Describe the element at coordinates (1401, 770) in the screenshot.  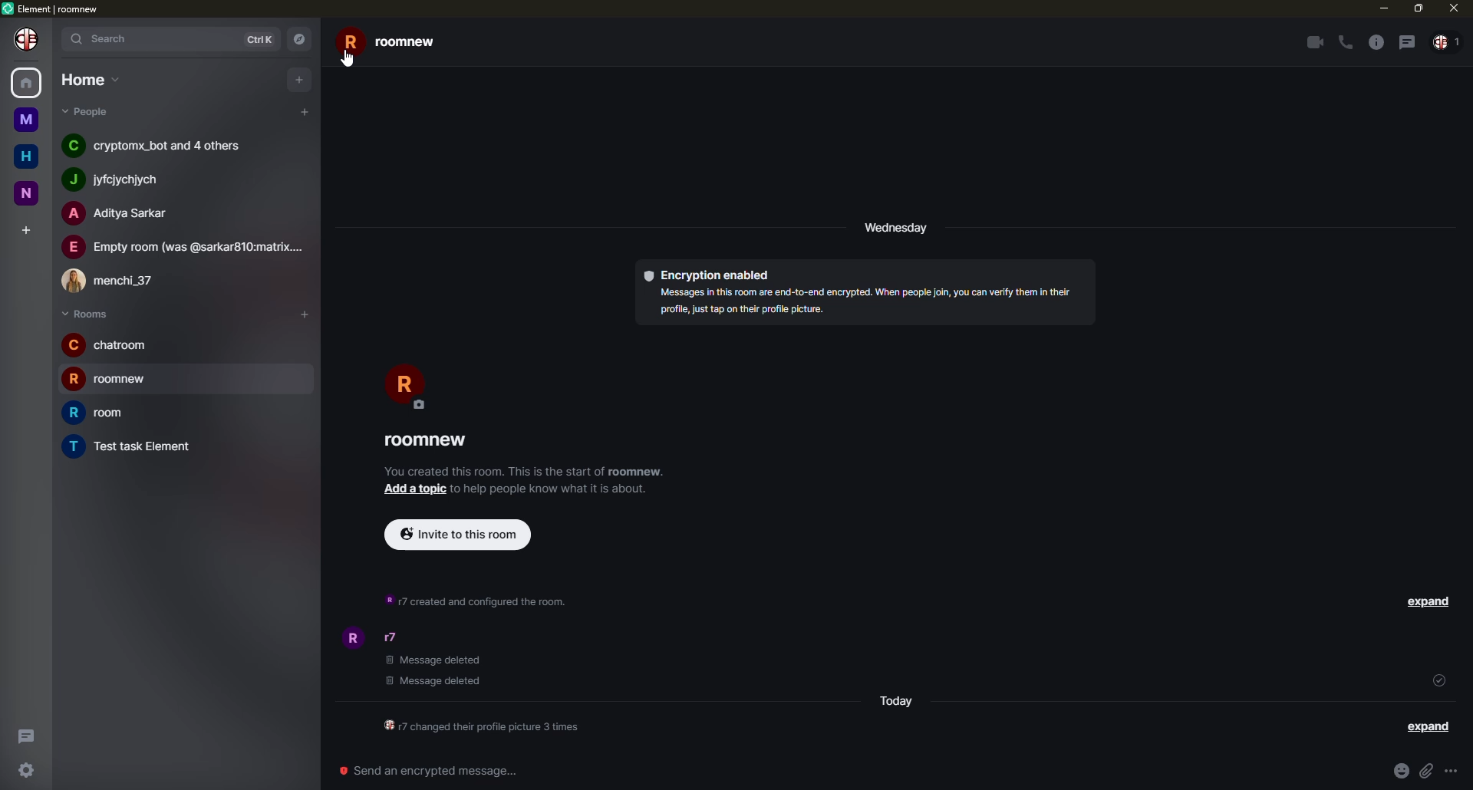
I see `emoji` at that location.